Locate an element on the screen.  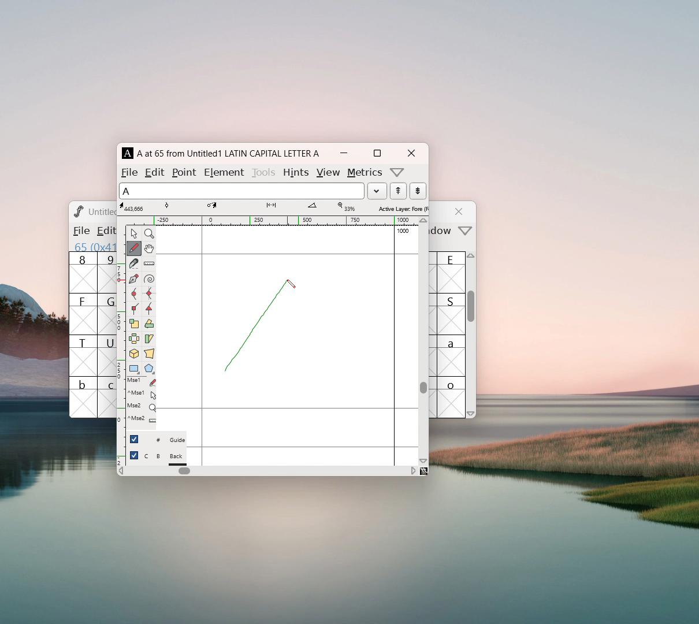
window is located at coordinates (443, 231).